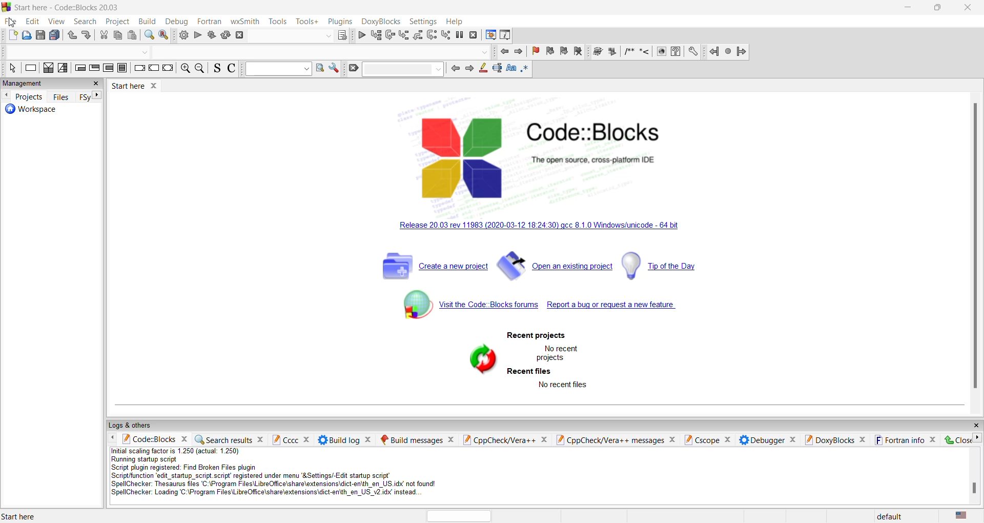  I want to click on jump forward, so click(519, 52).